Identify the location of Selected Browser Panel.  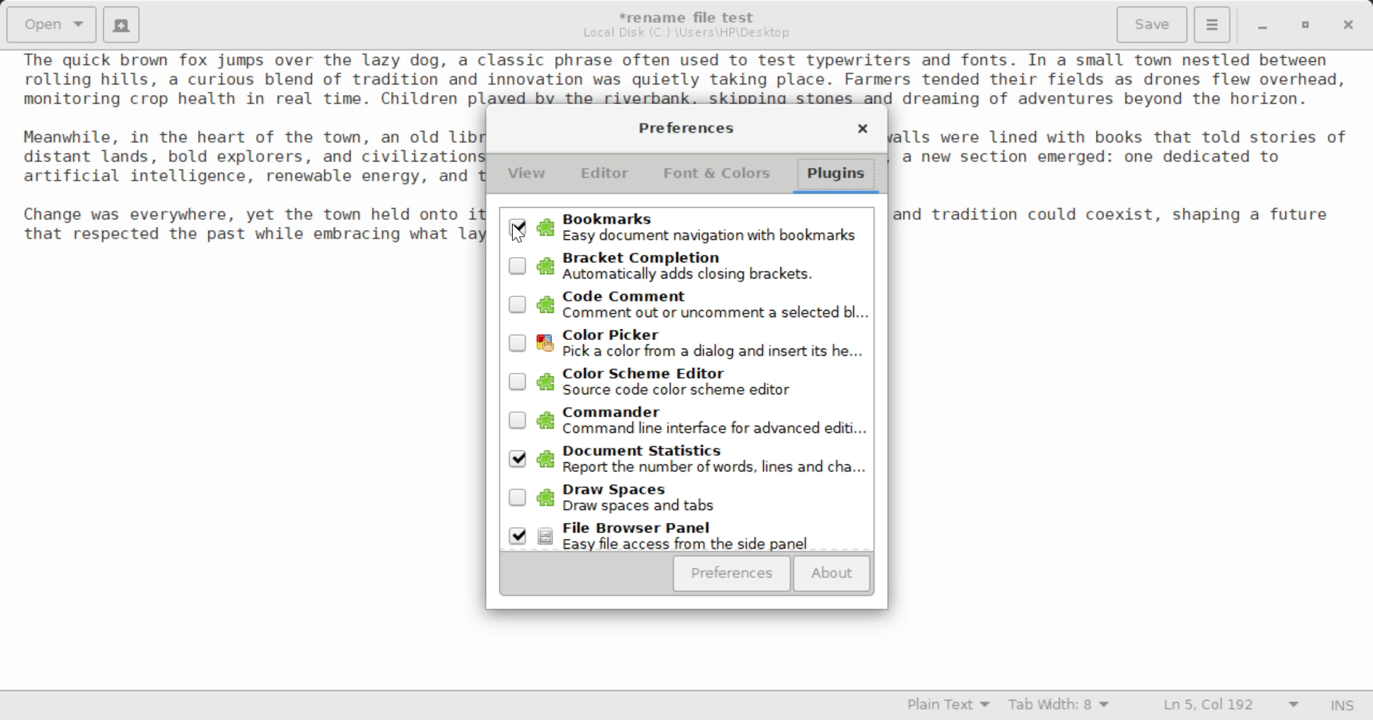
(687, 535).